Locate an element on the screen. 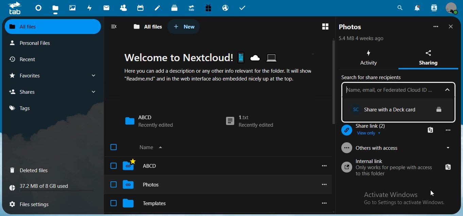  show grid view is located at coordinates (327, 26).